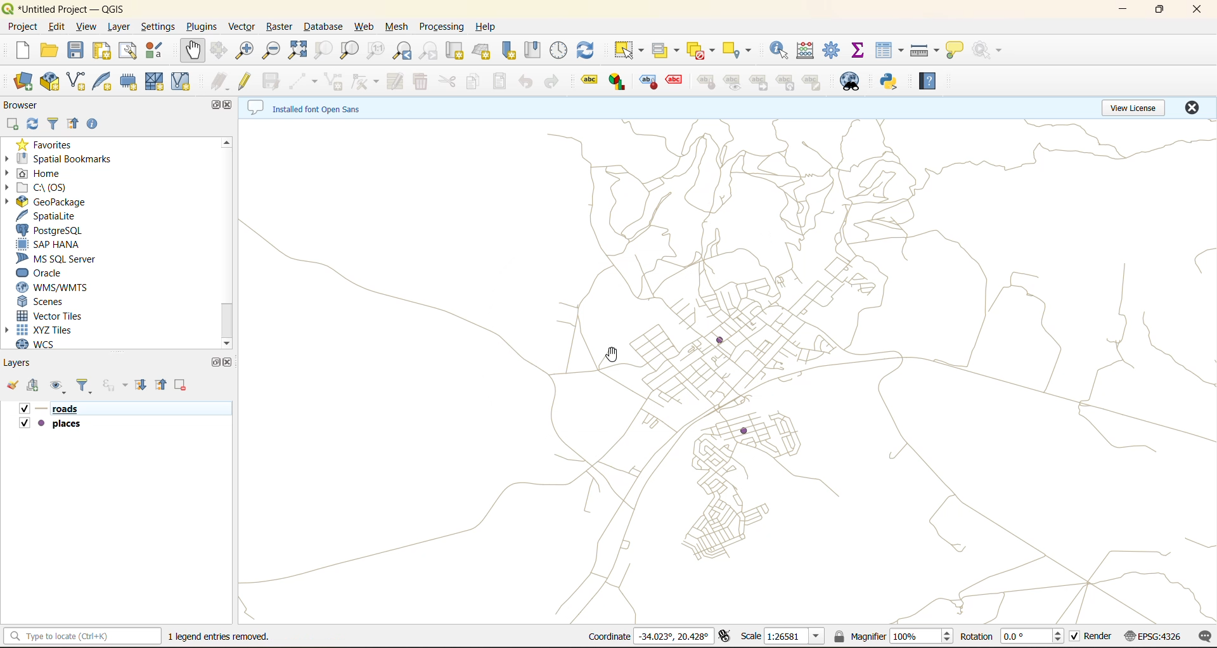  What do you see at coordinates (588, 51) in the screenshot?
I see `refresh` at bounding box center [588, 51].